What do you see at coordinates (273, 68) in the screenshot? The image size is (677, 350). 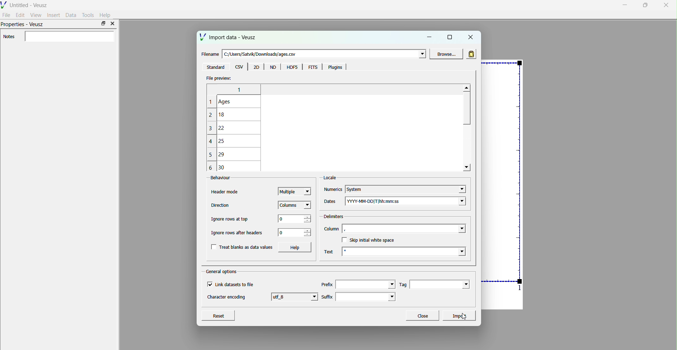 I see `` at bounding box center [273, 68].